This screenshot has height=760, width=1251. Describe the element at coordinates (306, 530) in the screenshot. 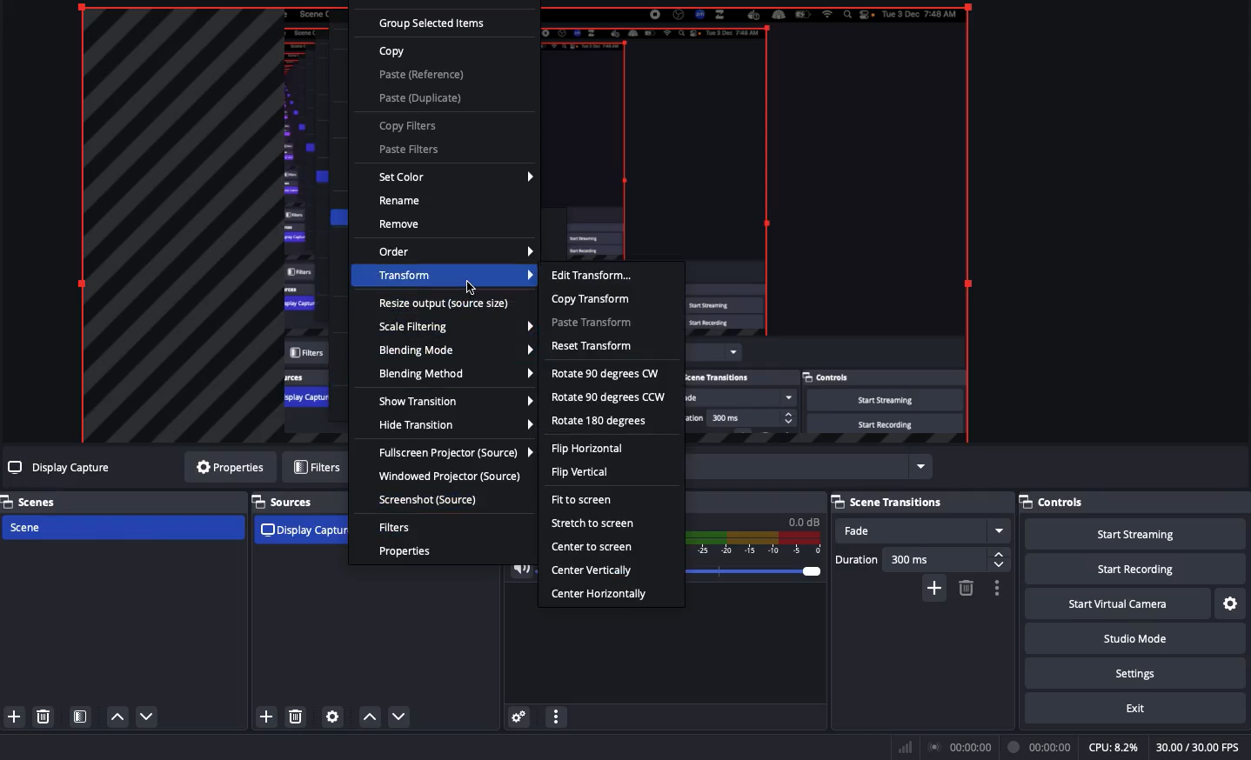

I see `Display capture` at that location.